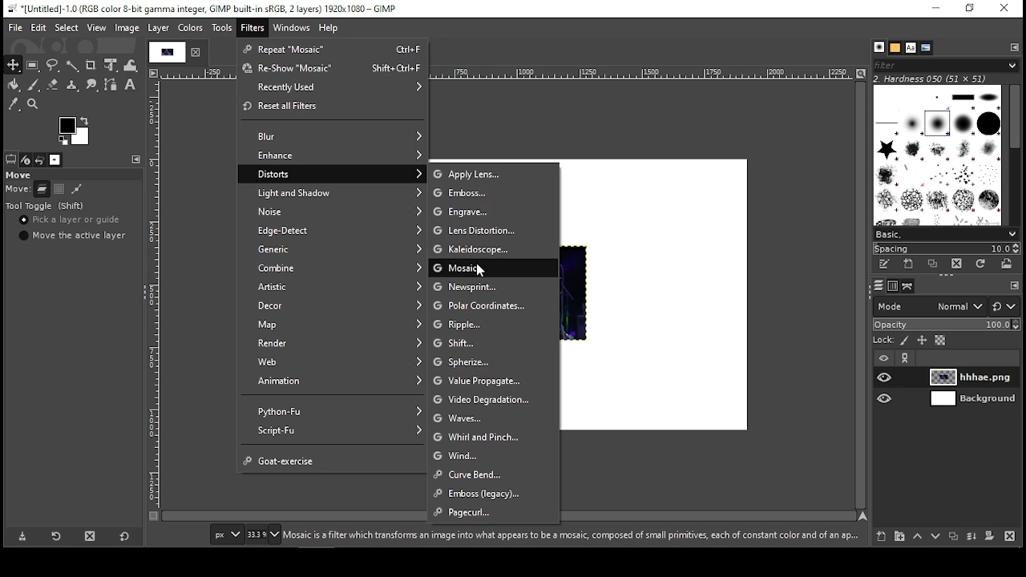 The width and height of the screenshot is (1026, 577). What do you see at coordinates (59, 189) in the screenshot?
I see `move channels` at bounding box center [59, 189].